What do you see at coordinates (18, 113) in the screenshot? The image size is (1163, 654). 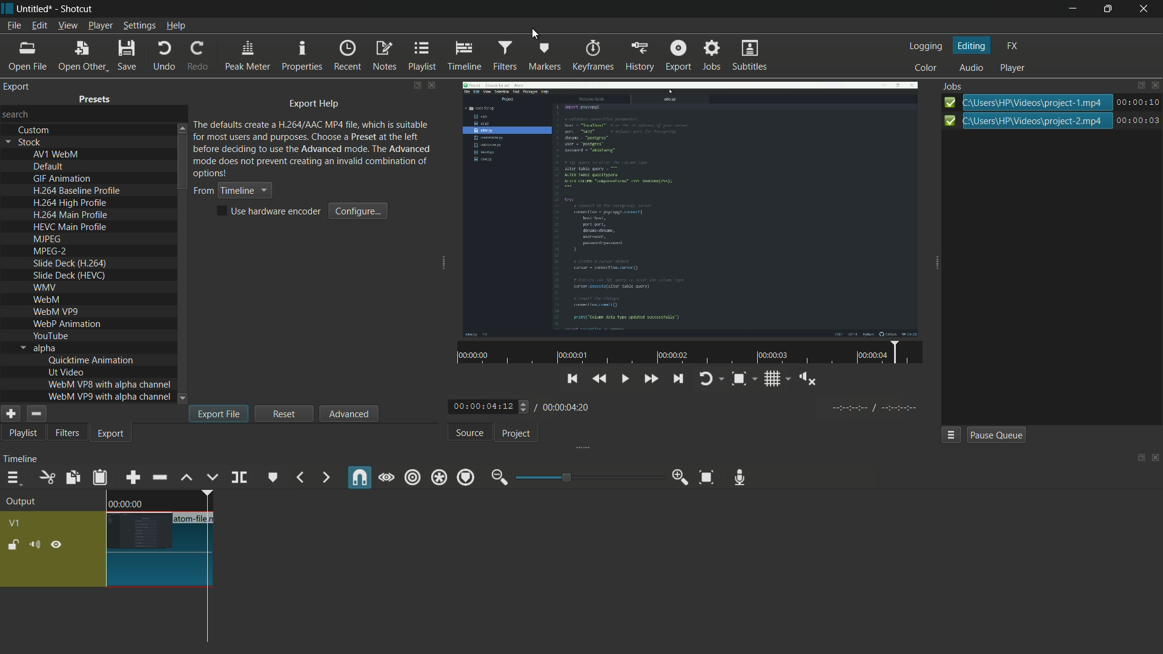 I see `search` at bounding box center [18, 113].